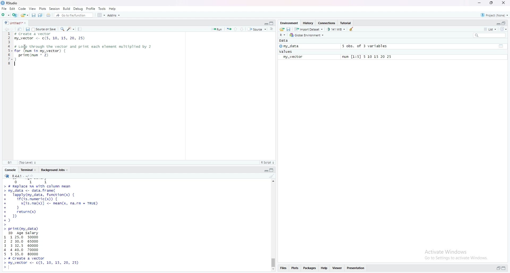  What do you see at coordinates (102, 8) in the screenshot?
I see `tools` at bounding box center [102, 8].